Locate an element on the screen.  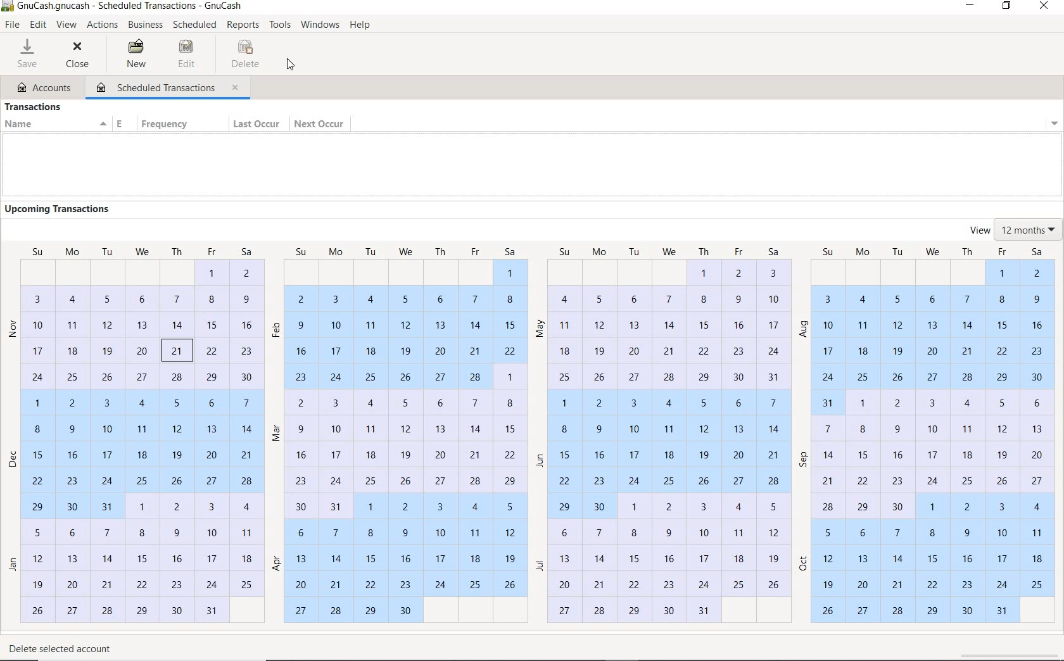
VIEW is located at coordinates (1030, 230).